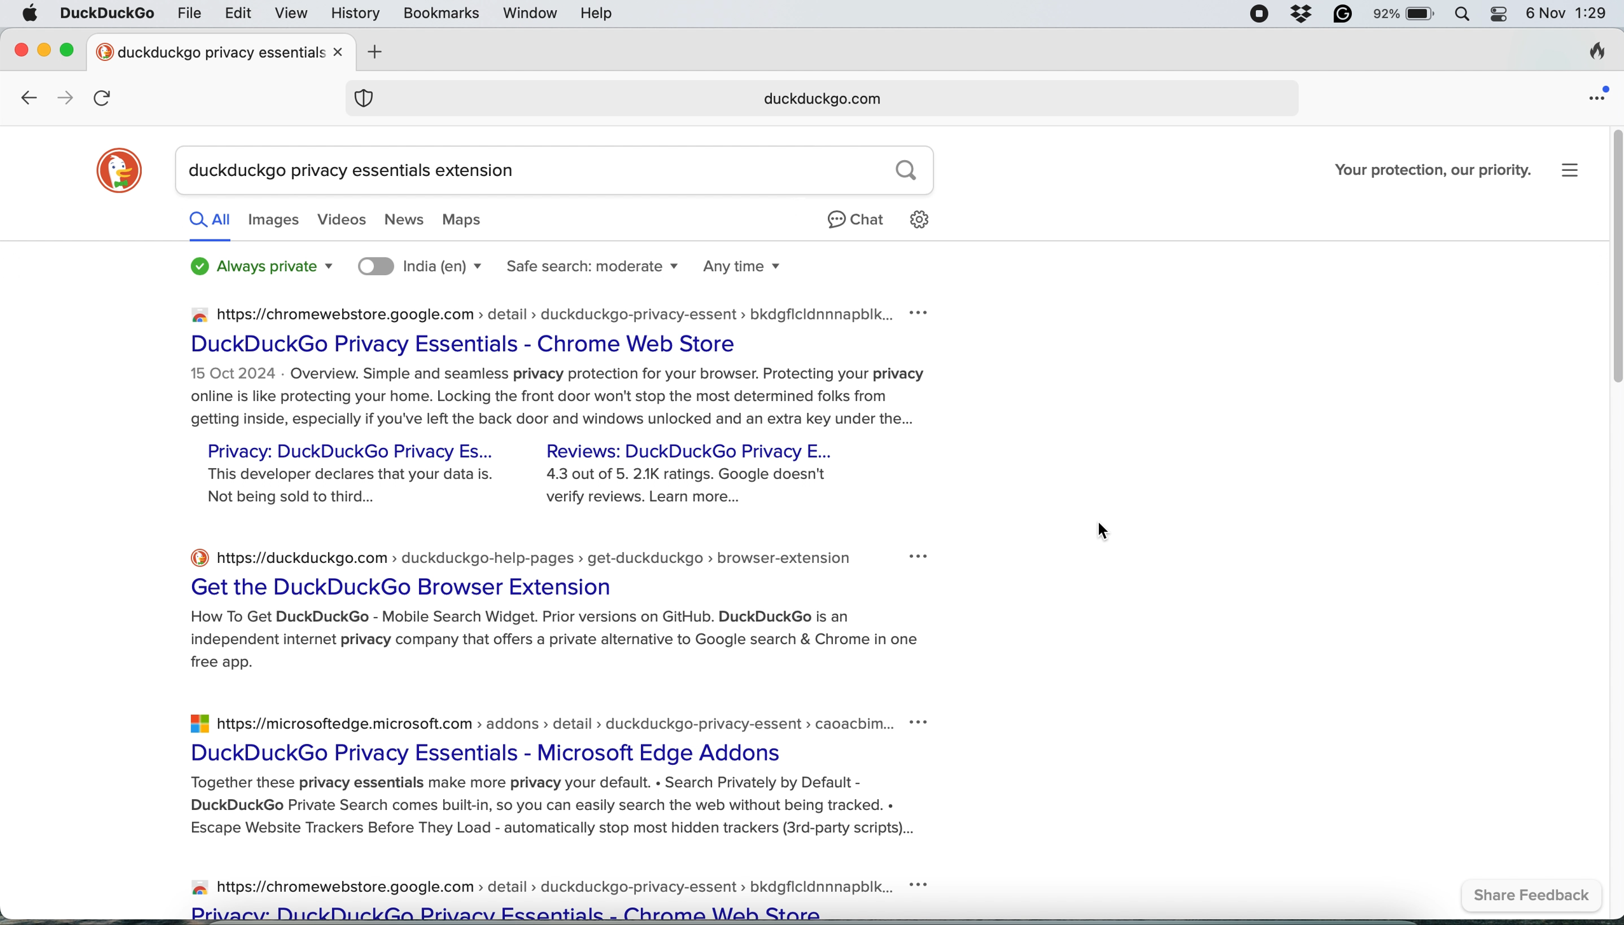 The width and height of the screenshot is (1624, 925). Describe the element at coordinates (923, 721) in the screenshot. I see `more` at that location.